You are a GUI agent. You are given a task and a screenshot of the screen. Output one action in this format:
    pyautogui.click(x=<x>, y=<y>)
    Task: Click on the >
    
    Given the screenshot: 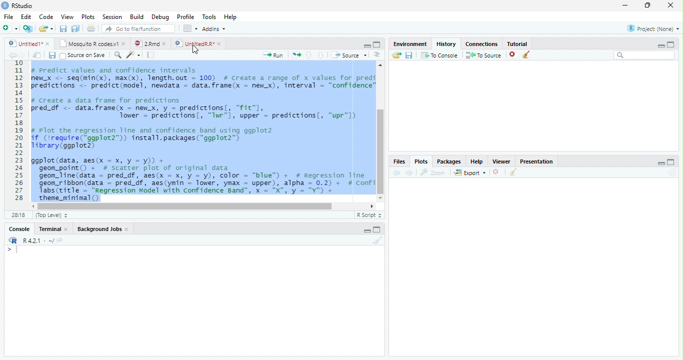 What is the action you would take?
    pyautogui.click(x=7, y=250)
    